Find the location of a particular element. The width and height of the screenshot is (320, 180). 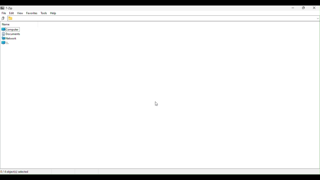

restore is located at coordinates (304, 9).